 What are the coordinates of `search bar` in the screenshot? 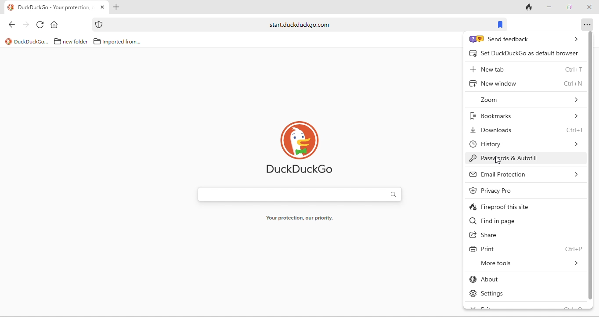 It's located at (298, 192).